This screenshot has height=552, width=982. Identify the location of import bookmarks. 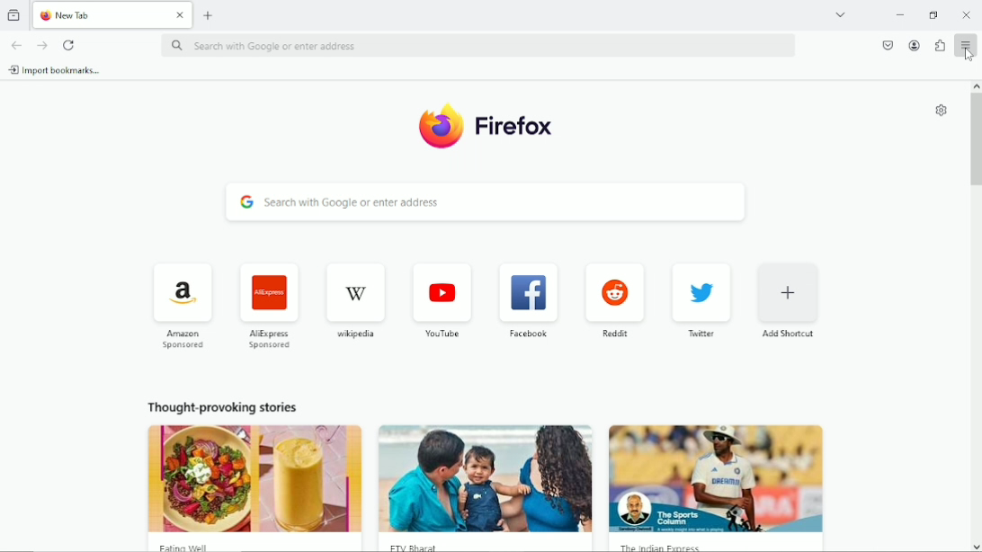
(60, 71).